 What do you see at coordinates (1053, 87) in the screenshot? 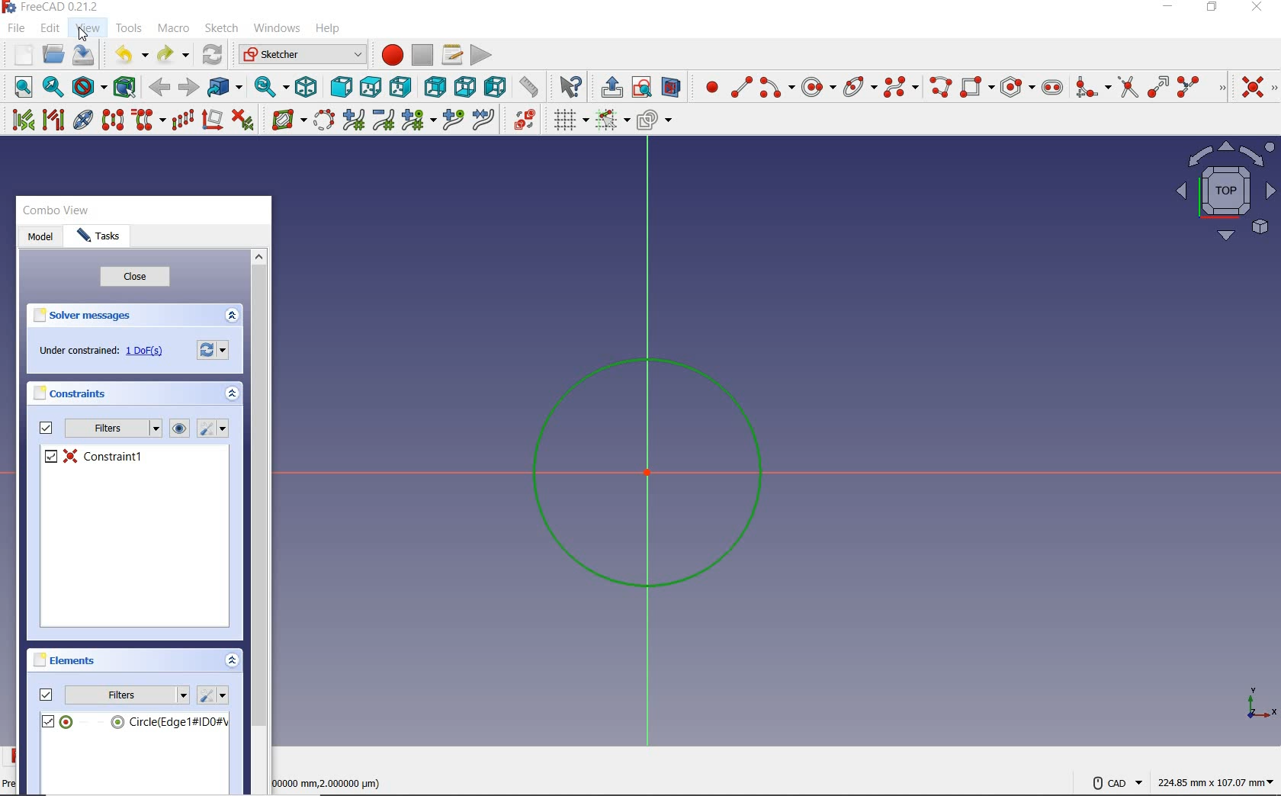
I see `create slot` at bounding box center [1053, 87].